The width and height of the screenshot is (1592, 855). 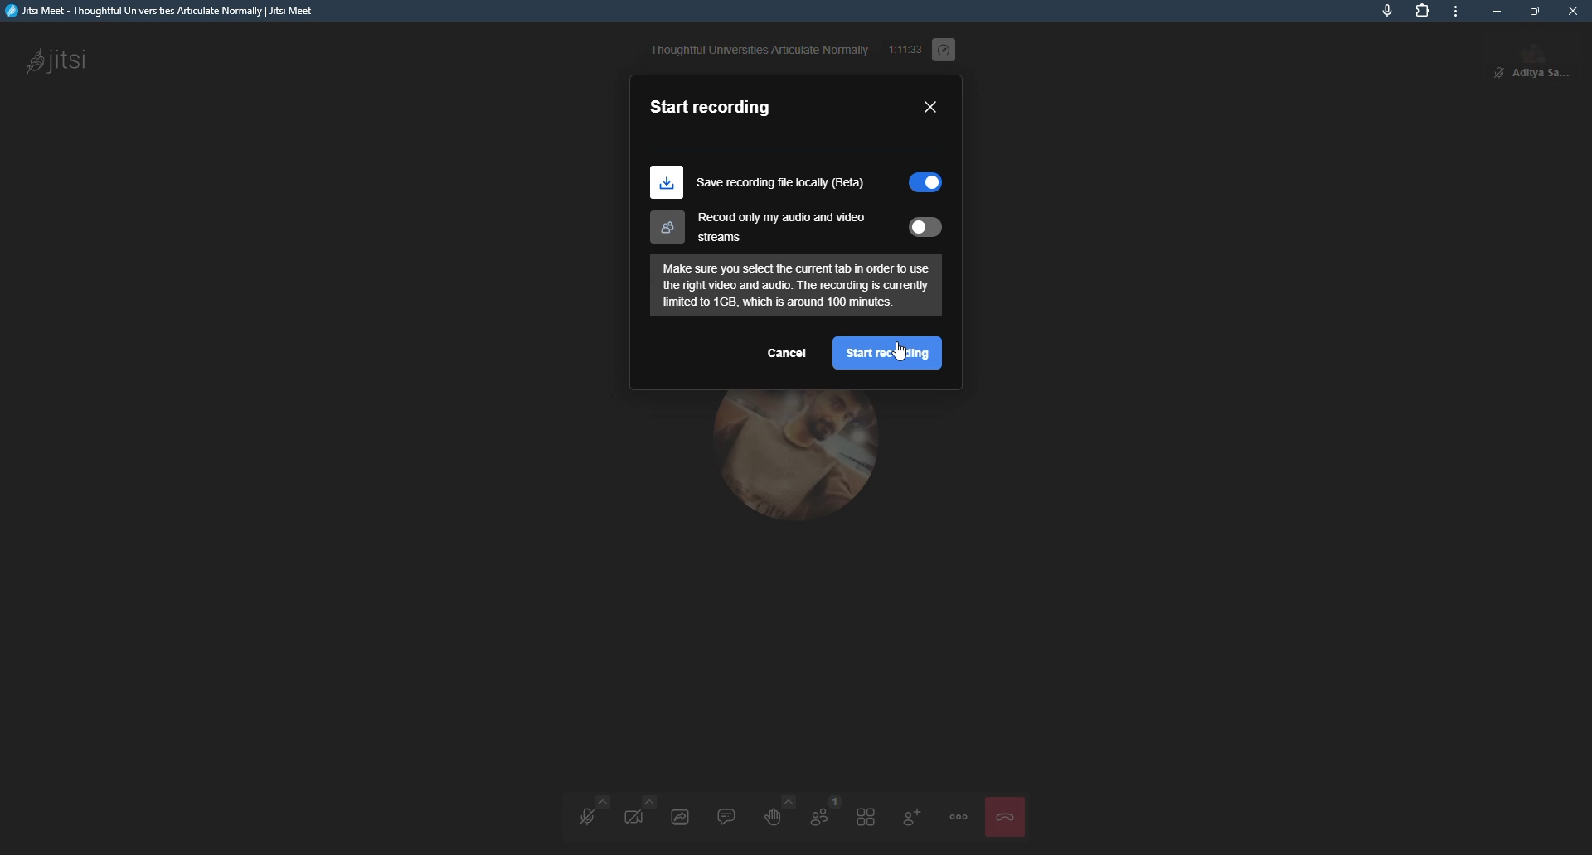 What do you see at coordinates (820, 816) in the screenshot?
I see `participants` at bounding box center [820, 816].